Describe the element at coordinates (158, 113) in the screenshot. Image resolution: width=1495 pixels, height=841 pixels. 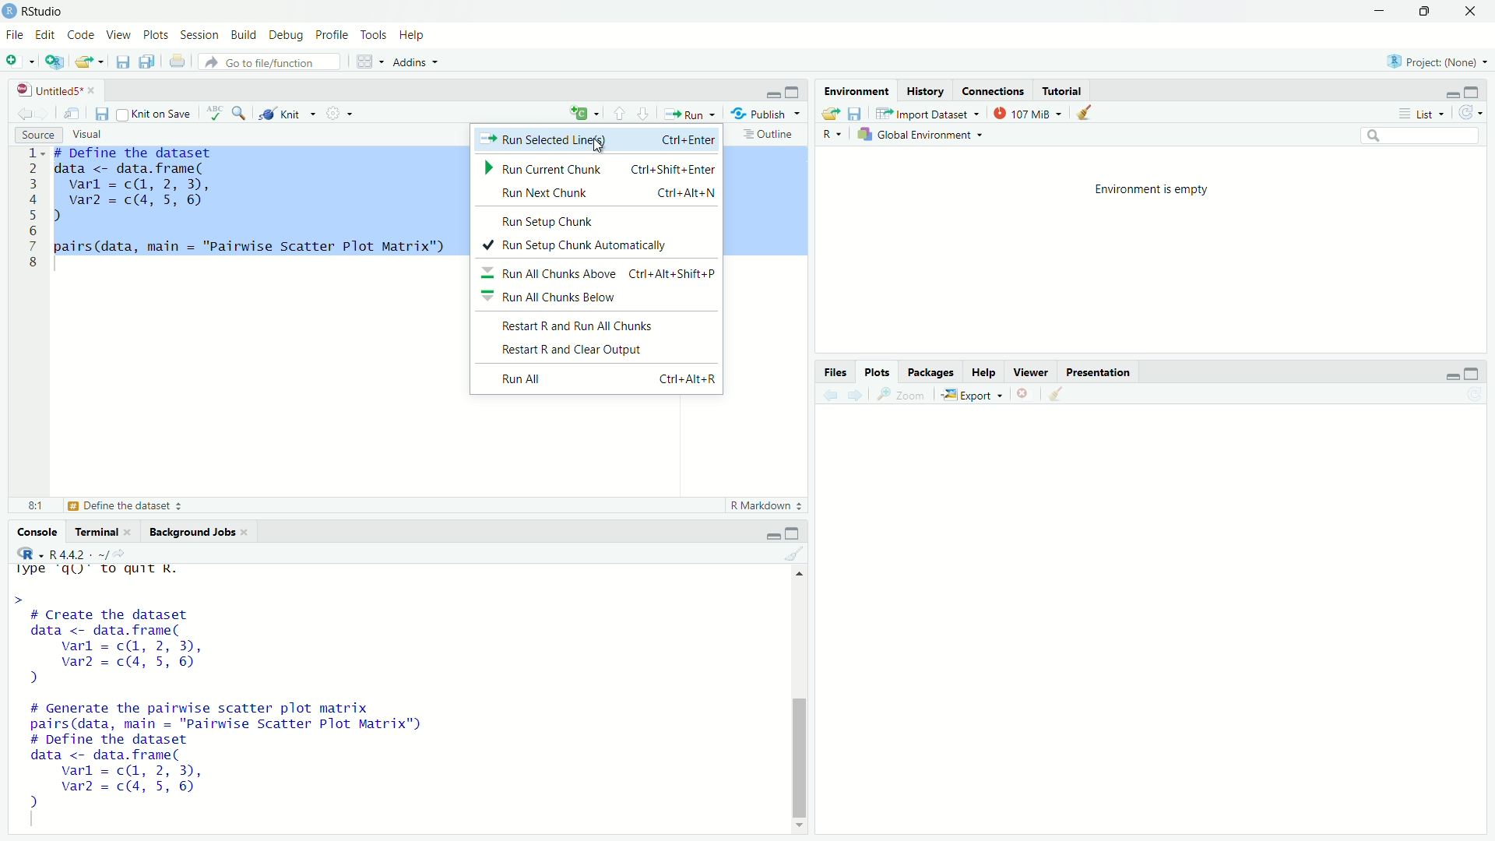
I see `Knit on Save` at that location.